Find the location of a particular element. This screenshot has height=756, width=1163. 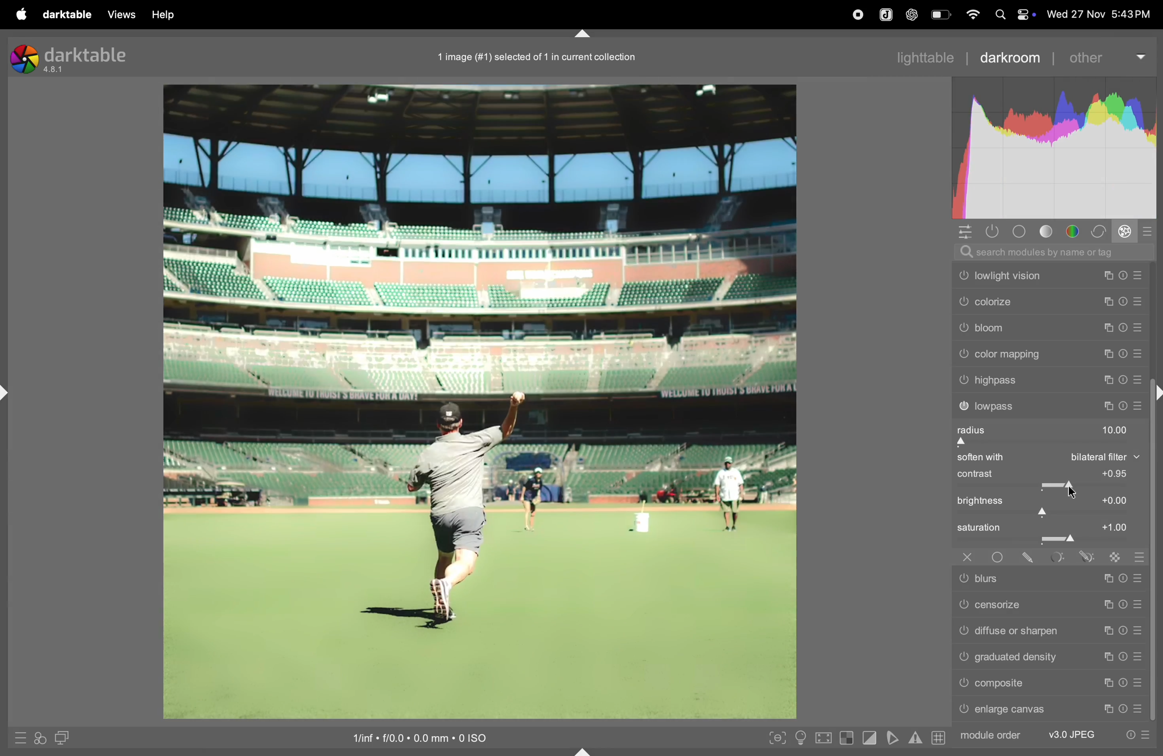

darltable is located at coordinates (65, 15).